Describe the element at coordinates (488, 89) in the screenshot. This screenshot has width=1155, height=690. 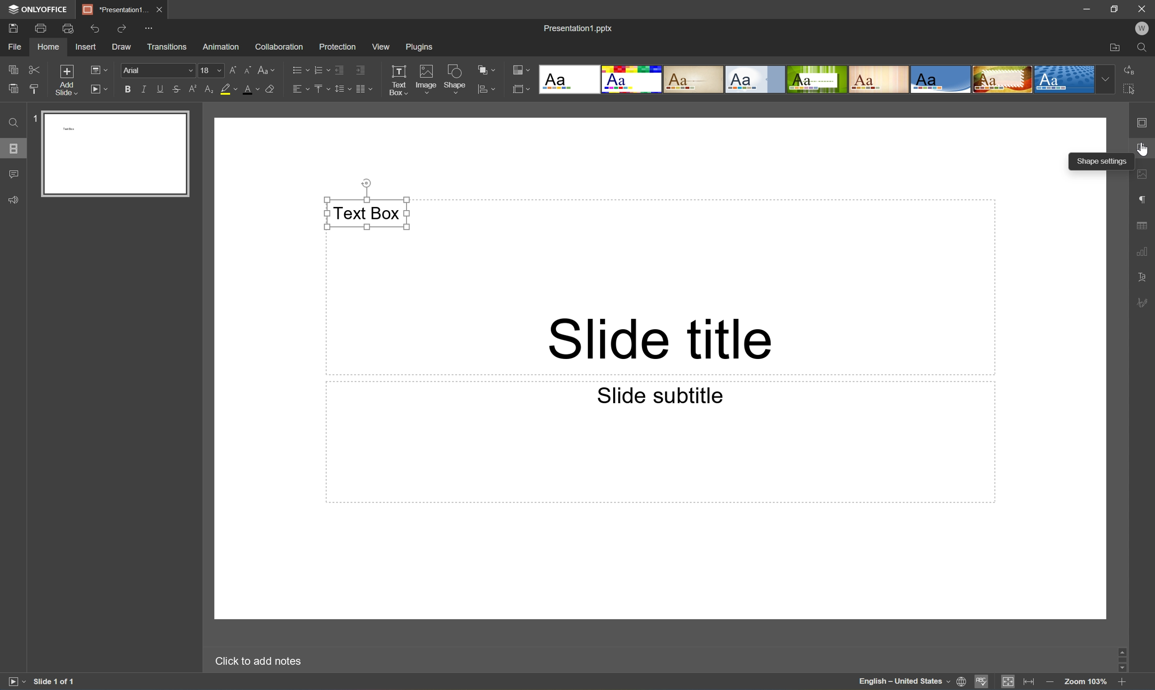
I see `Align shape` at that location.